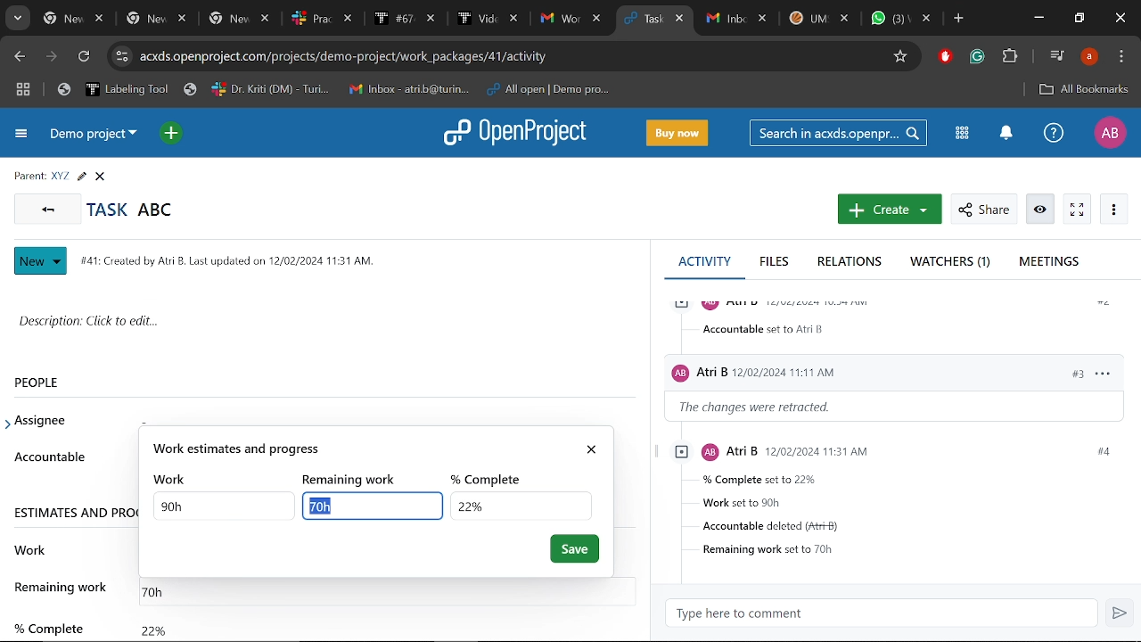 This screenshot has width=1141, height=642. Describe the element at coordinates (818, 18) in the screenshot. I see `Other tabs` at that location.